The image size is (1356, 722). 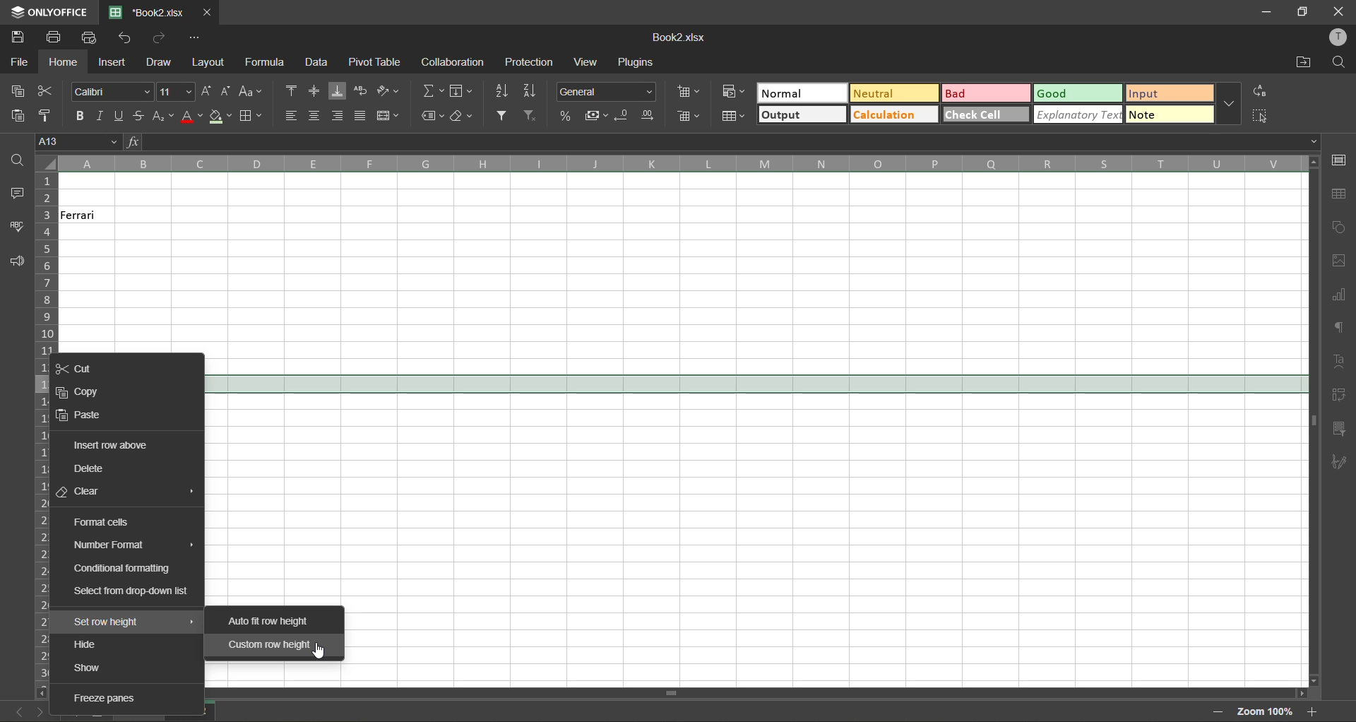 I want to click on layout, so click(x=207, y=63).